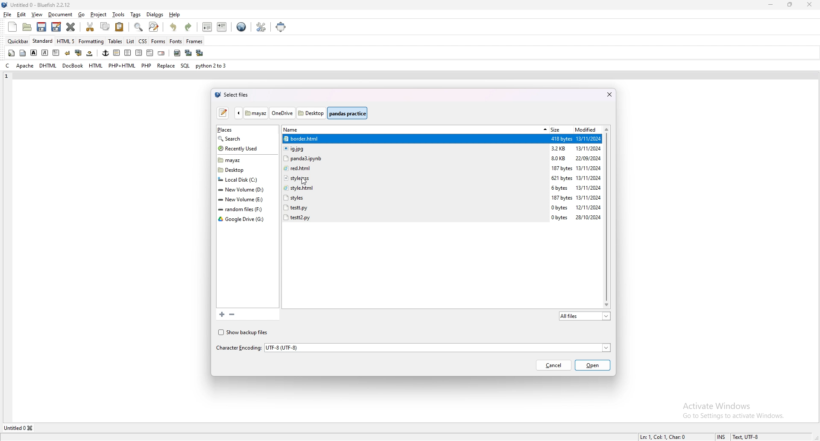 This screenshot has height=441, width=820. Describe the element at coordinates (589, 198) in the screenshot. I see `13/11/2024` at that location.